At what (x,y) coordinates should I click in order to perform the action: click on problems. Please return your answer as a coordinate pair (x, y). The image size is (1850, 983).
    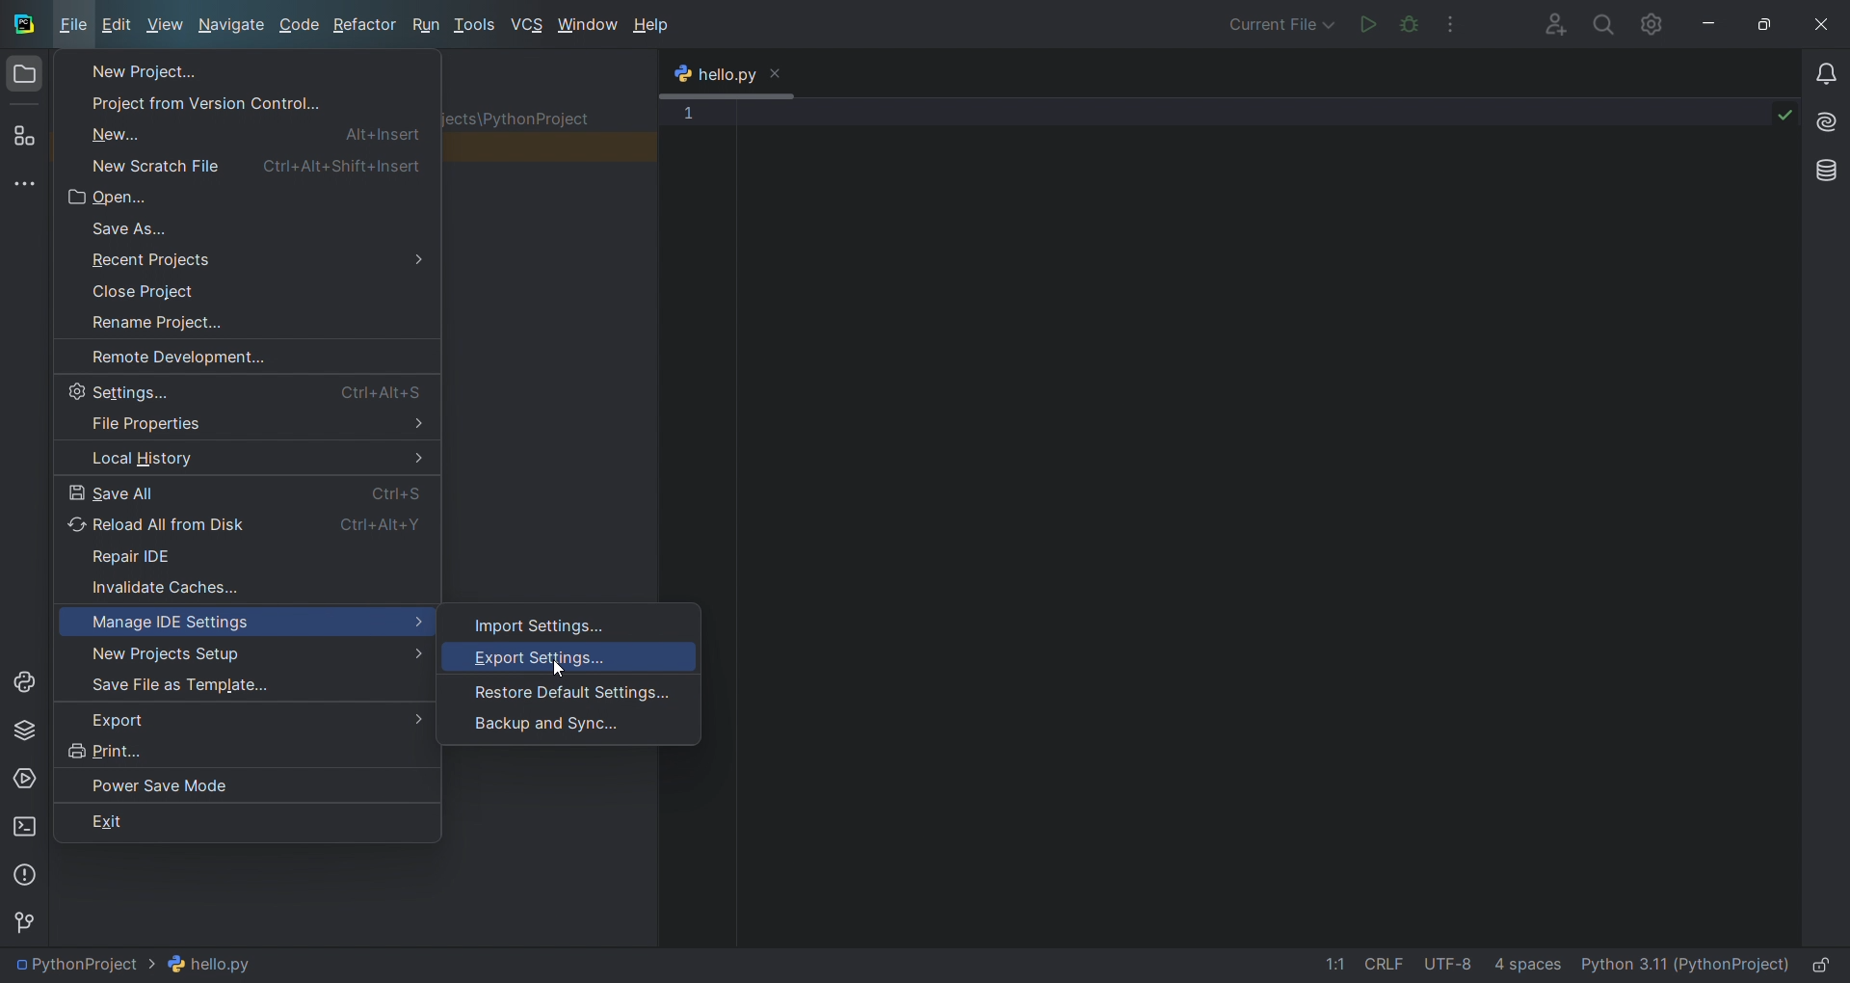
    Looking at the image, I should click on (25, 877).